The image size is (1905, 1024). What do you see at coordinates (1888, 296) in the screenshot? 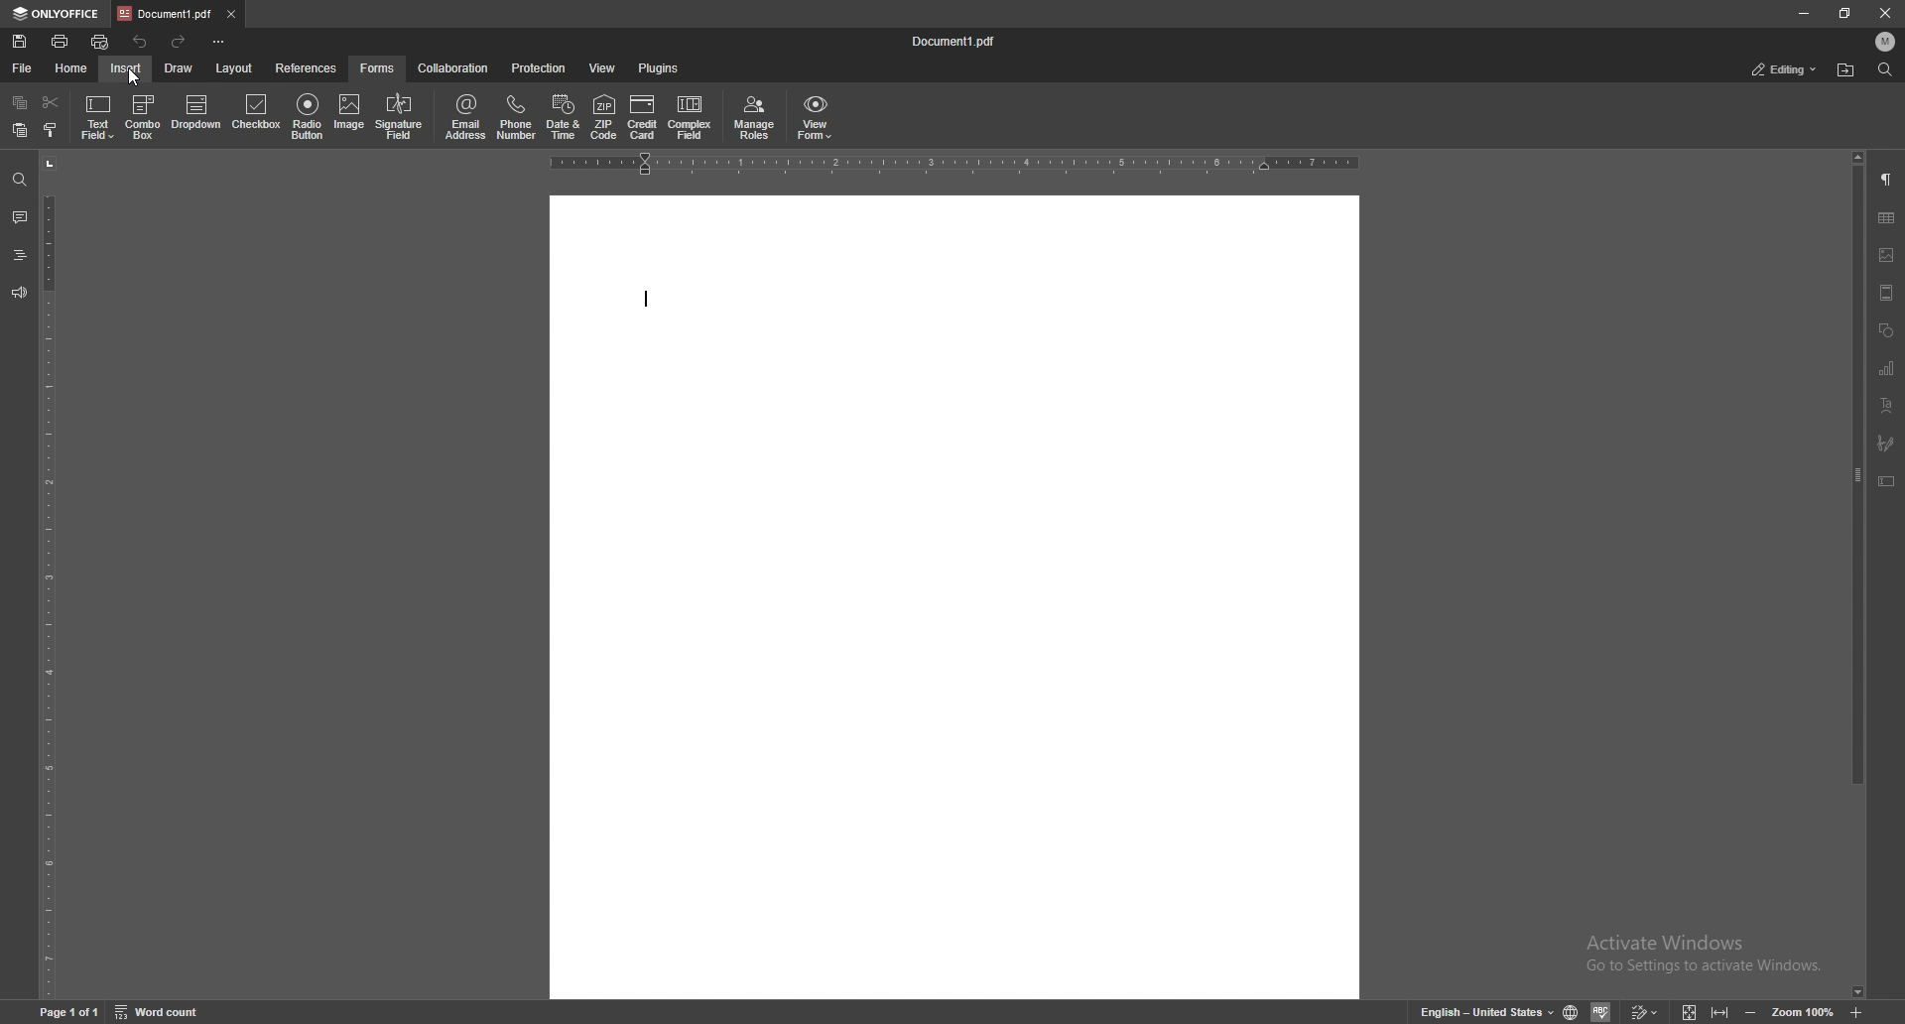
I see `header` at bounding box center [1888, 296].